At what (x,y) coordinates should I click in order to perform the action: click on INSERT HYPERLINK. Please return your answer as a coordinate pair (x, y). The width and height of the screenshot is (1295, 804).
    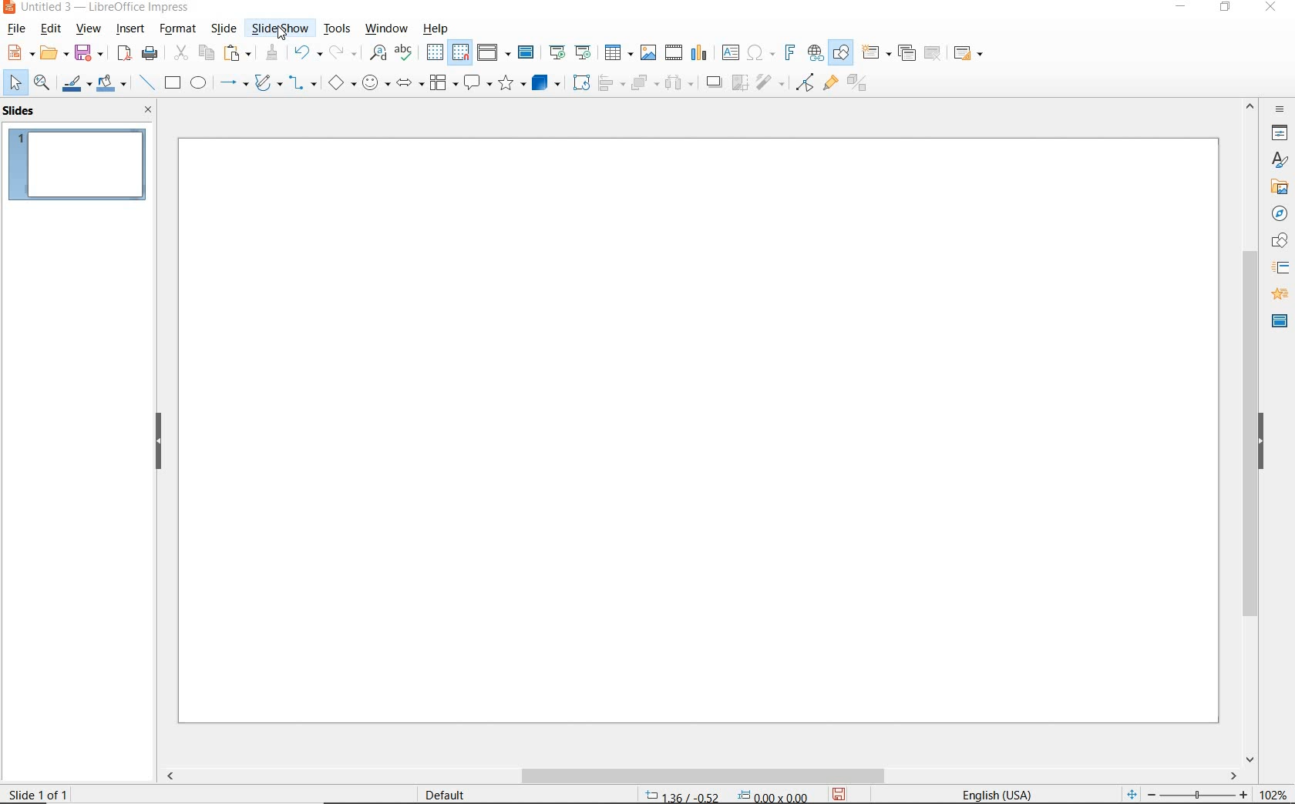
    Looking at the image, I should click on (814, 52).